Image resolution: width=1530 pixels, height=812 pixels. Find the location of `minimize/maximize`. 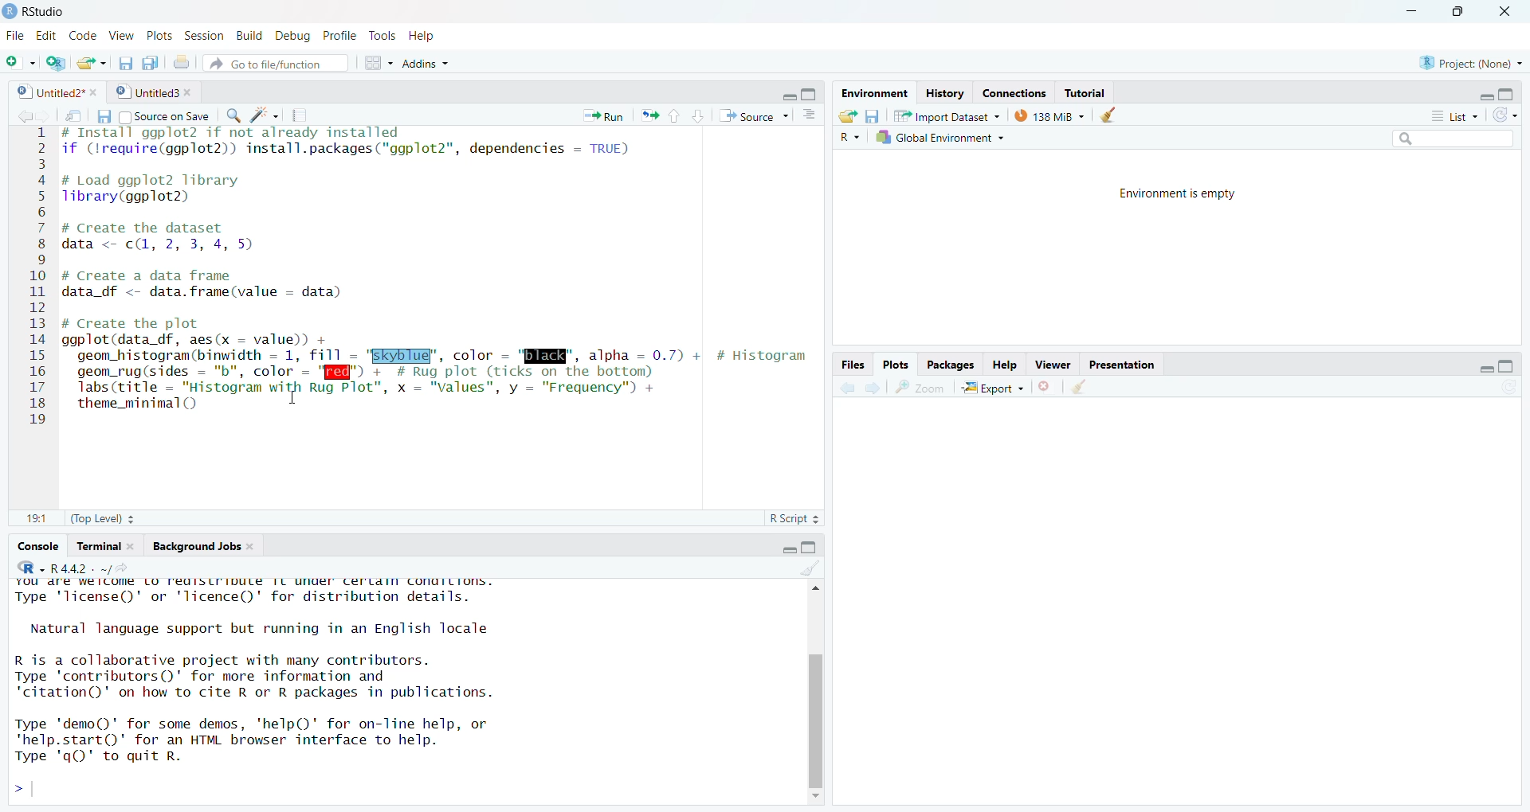

minimize/maximize is located at coordinates (801, 90).